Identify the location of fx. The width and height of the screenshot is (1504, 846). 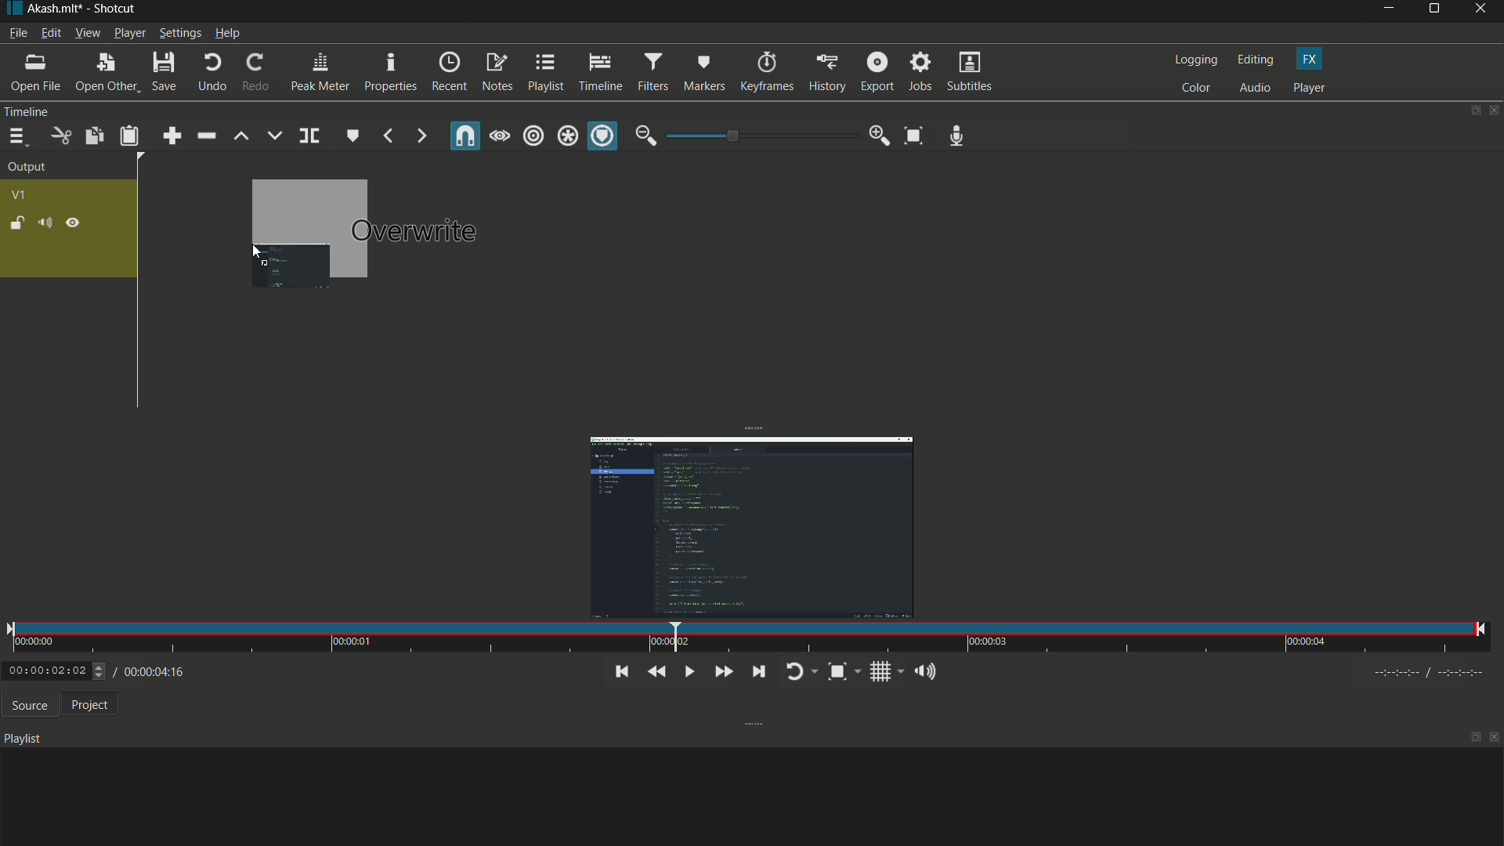
(1311, 60).